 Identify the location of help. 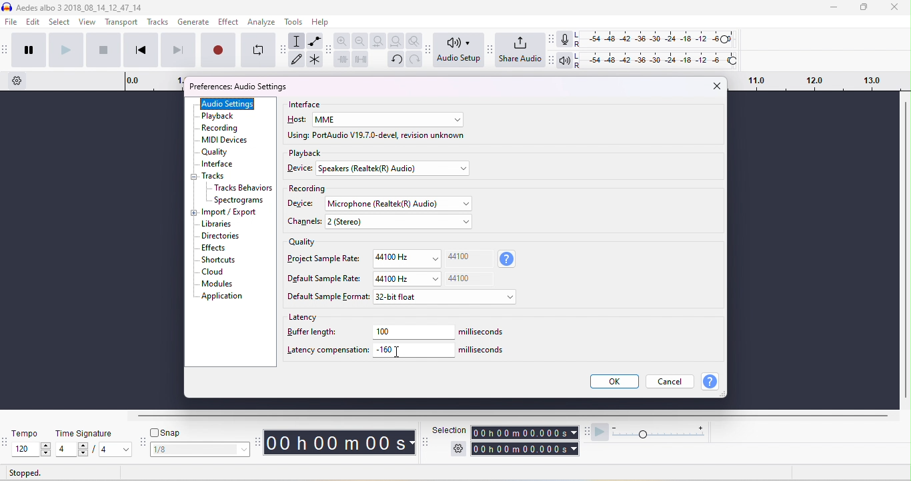
(711, 382).